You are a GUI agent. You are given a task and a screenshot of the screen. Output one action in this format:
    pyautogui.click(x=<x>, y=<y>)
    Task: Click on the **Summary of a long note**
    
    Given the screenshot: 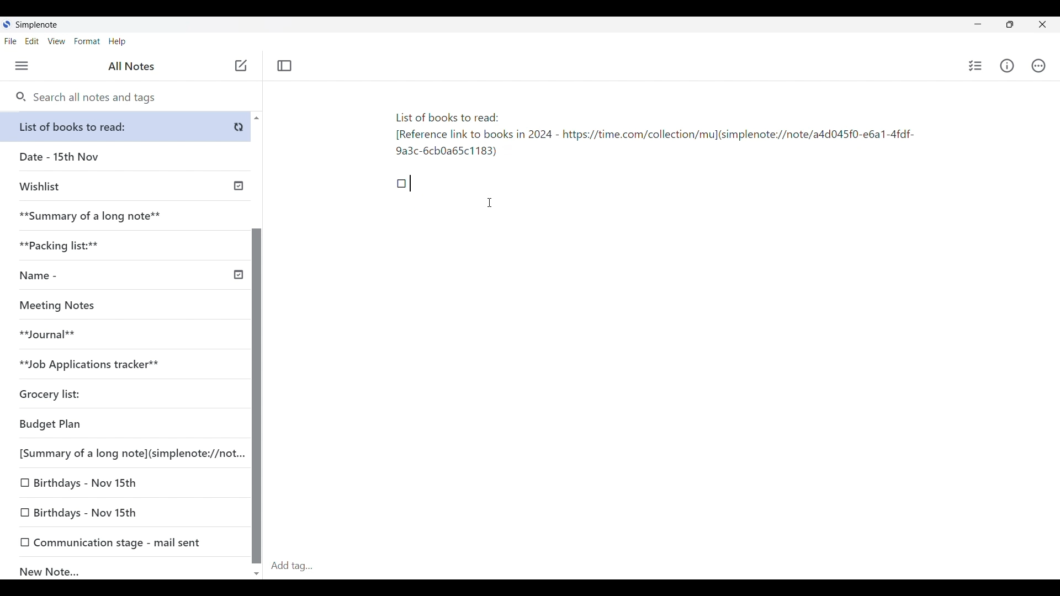 What is the action you would take?
    pyautogui.click(x=125, y=216)
    